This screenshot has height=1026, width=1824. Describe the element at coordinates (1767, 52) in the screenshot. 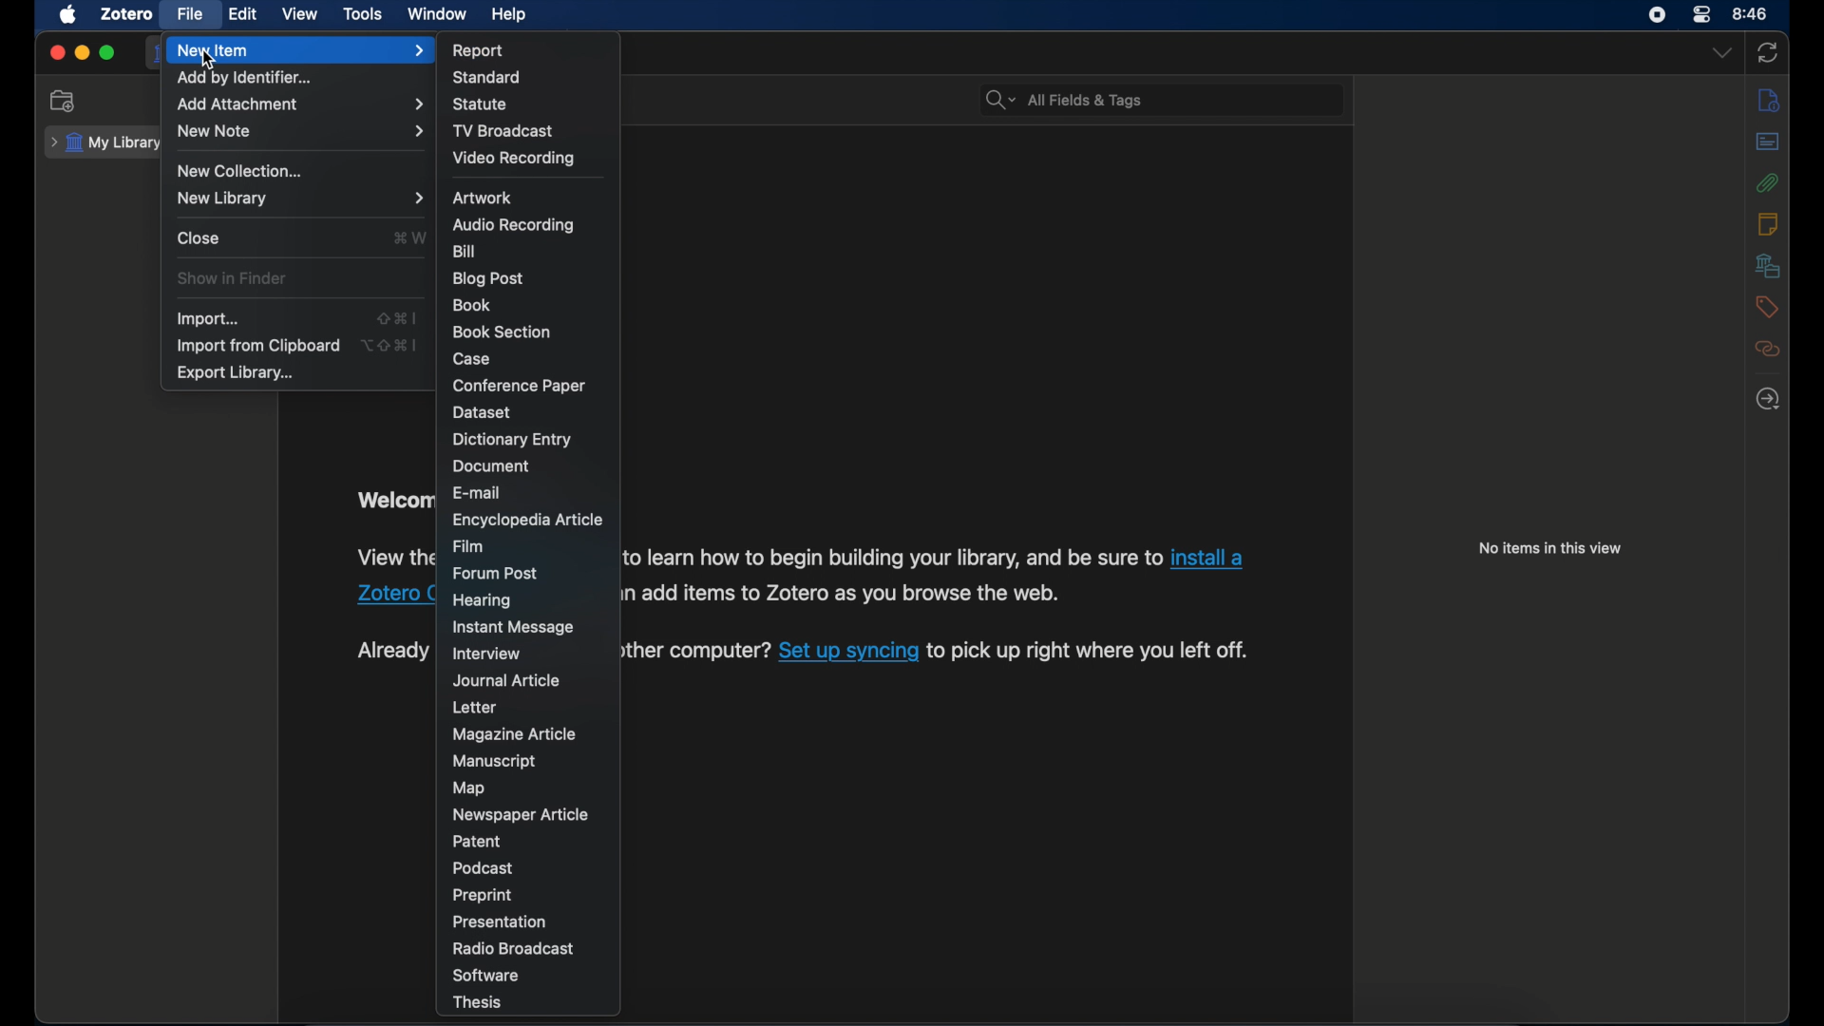

I see `sync` at that location.